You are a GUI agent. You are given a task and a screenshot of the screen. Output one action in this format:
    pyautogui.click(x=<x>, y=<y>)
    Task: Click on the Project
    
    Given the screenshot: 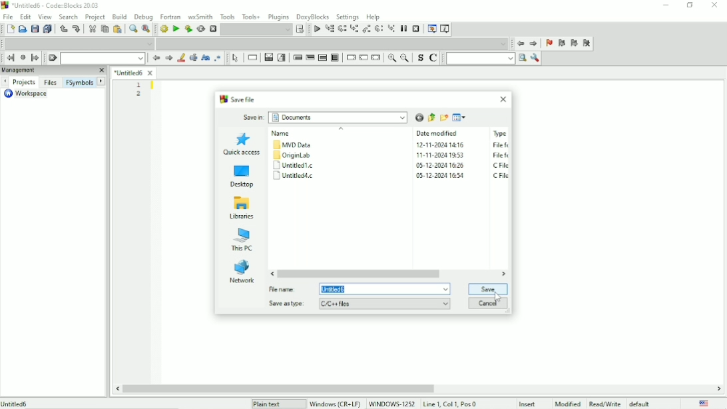 What is the action you would take?
    pyautogui.click(x=95, y=17)
    